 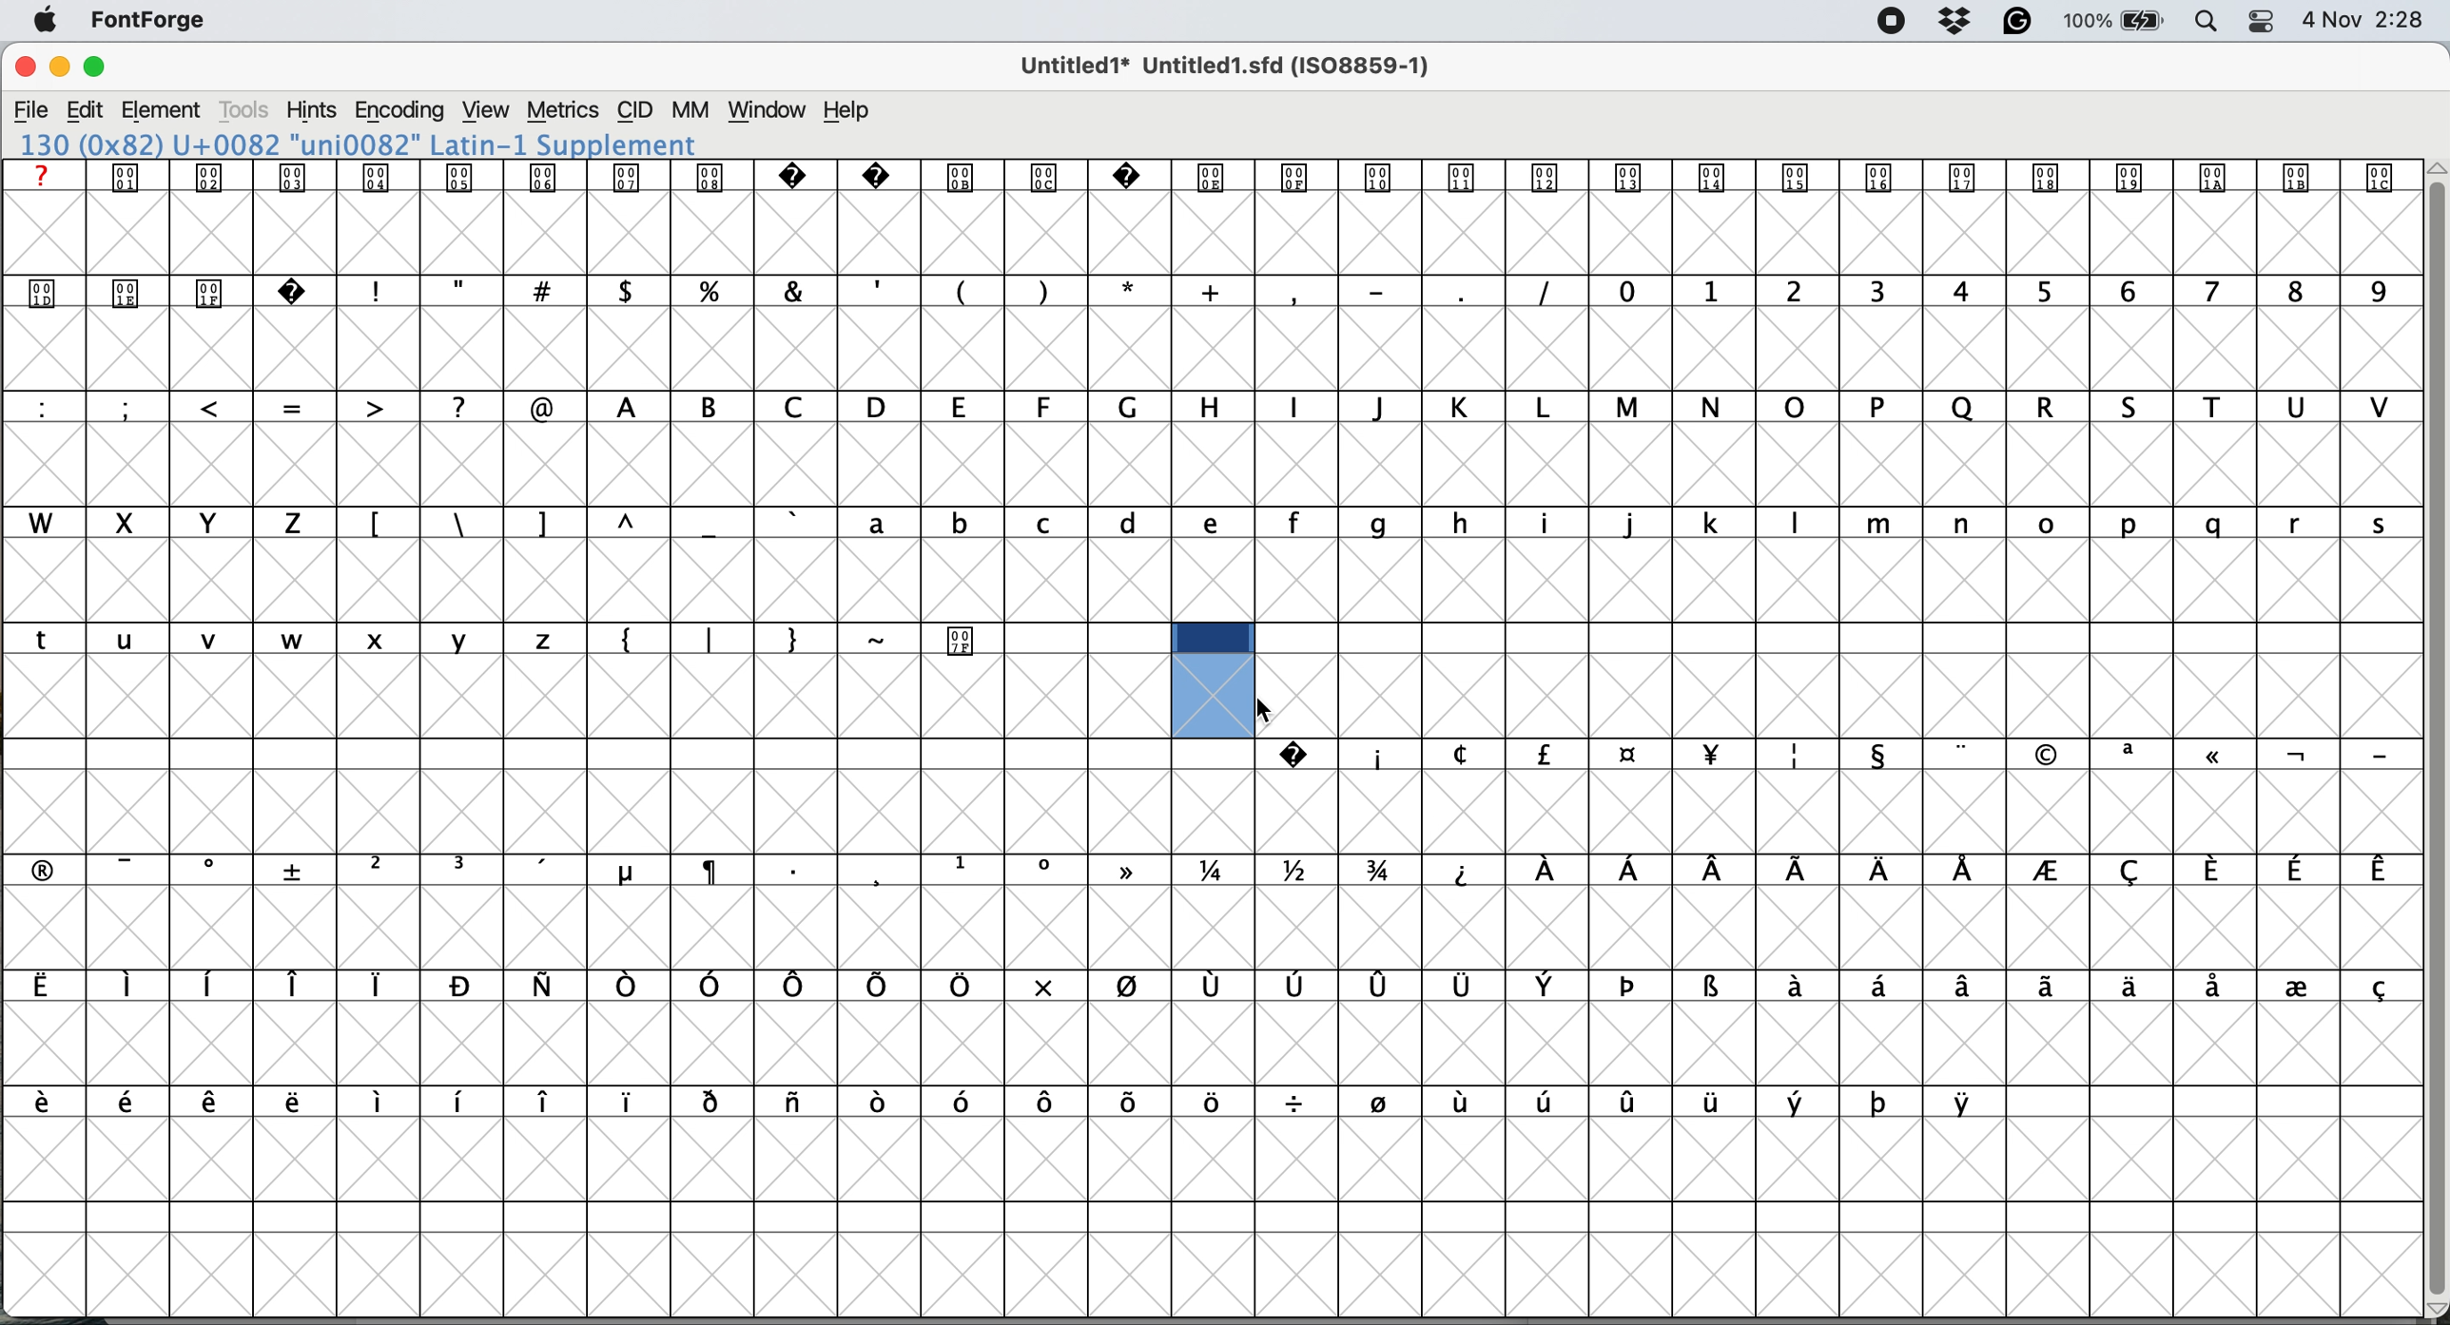 What do you see at coordinates (1016, 1101) in the screenshot?
I see `symbols` at bounding box center [1016, 1101].